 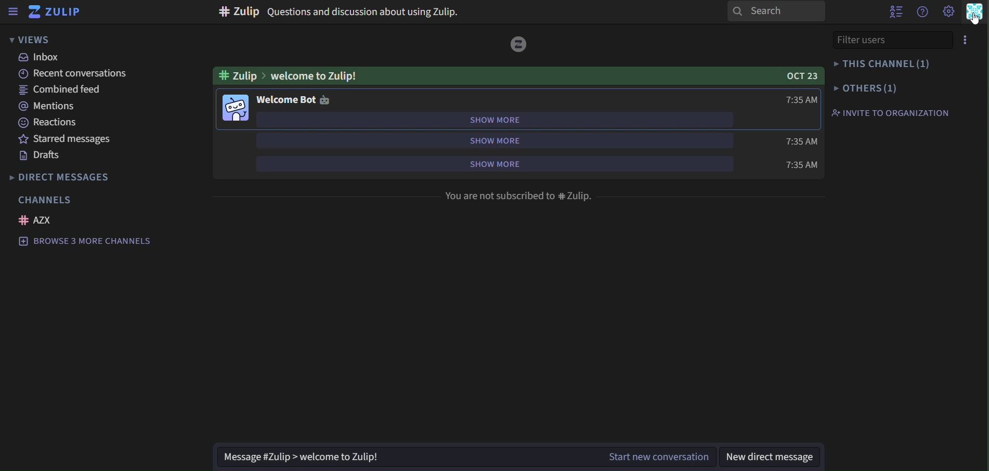 I want to click on mentions, so click(x=48, y=106).